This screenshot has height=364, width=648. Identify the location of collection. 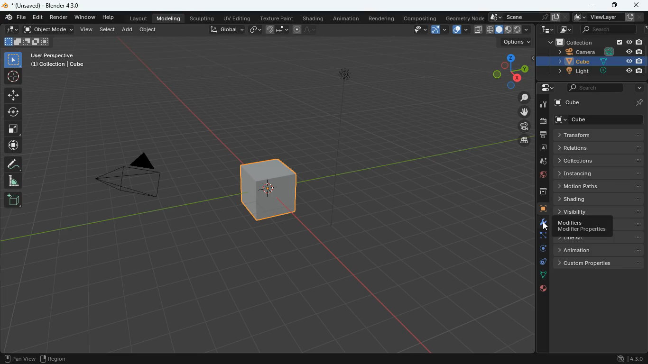
(592, 42).